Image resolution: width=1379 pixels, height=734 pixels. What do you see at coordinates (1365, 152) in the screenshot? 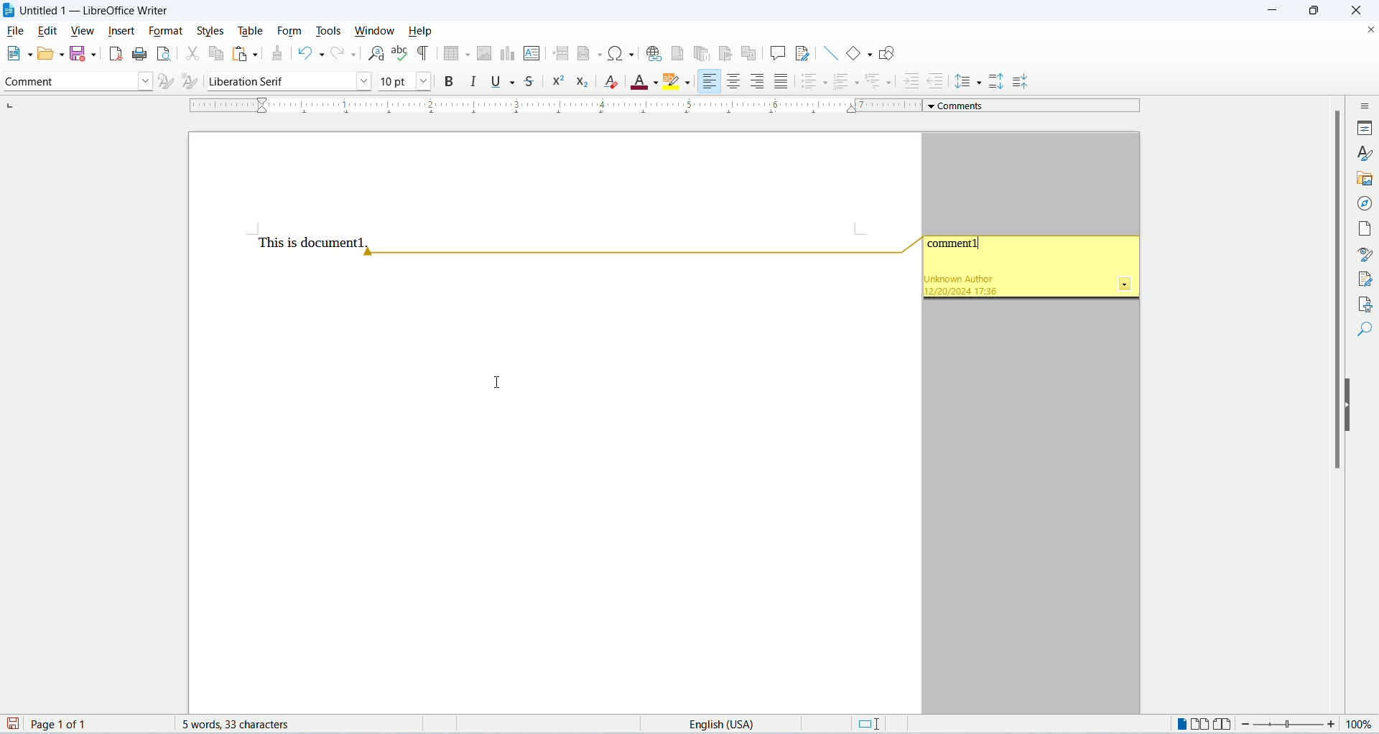
I see `styles` at bounding box center [1365, 152].